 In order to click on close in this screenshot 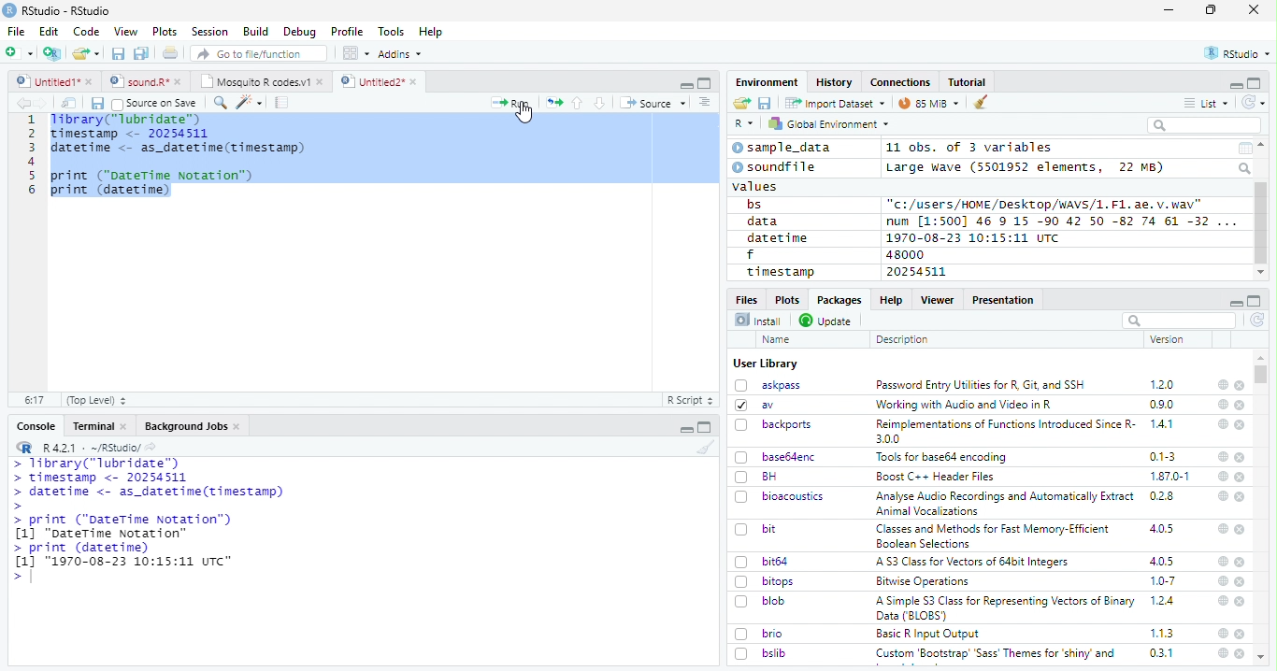, I will do `click(1241, 582)`.